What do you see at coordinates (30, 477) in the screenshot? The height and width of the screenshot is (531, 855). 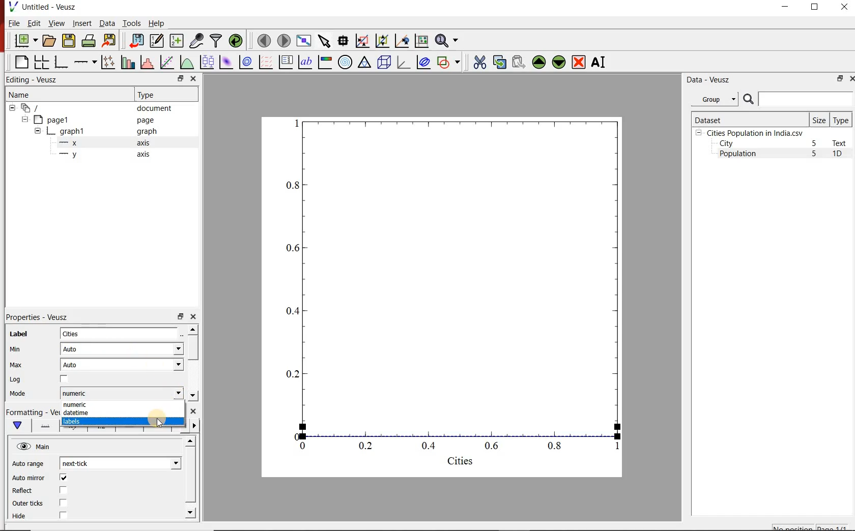 I see `Auto mirror` at bounding box center [30, 477].